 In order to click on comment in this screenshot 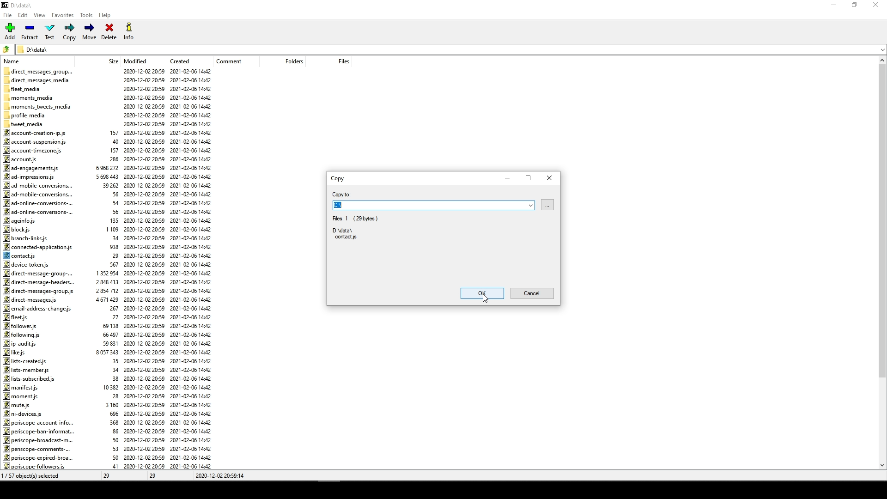, I will do `click(232, 61)`.